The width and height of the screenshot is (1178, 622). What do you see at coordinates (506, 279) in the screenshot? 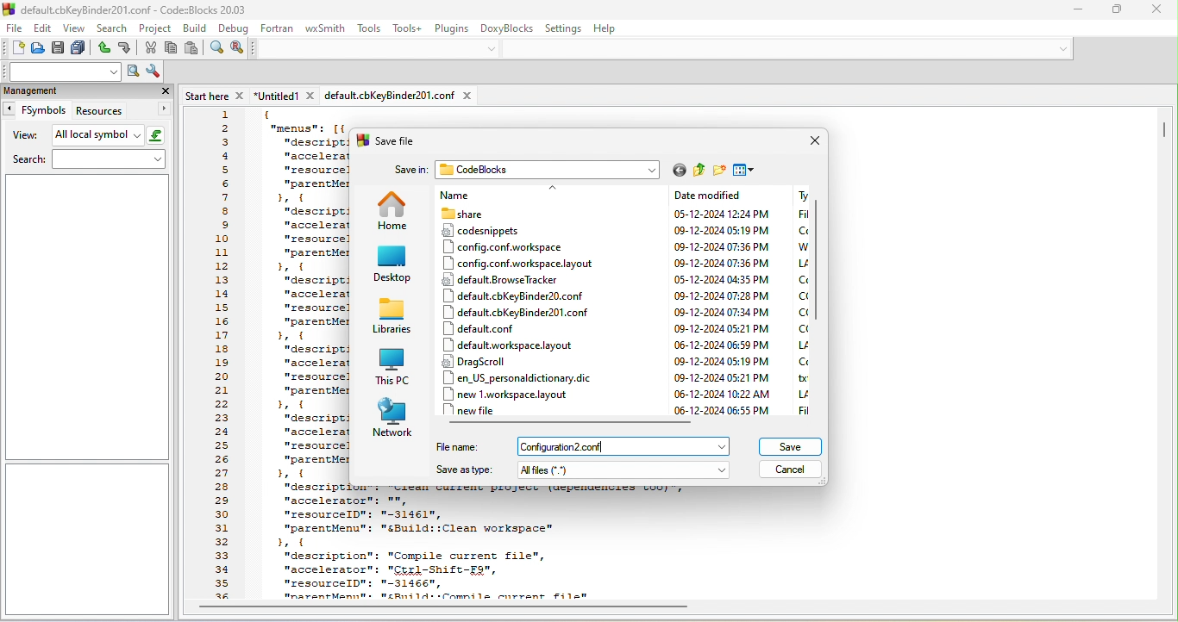
I see `default browse tracker` at bounding box center [506, 279].